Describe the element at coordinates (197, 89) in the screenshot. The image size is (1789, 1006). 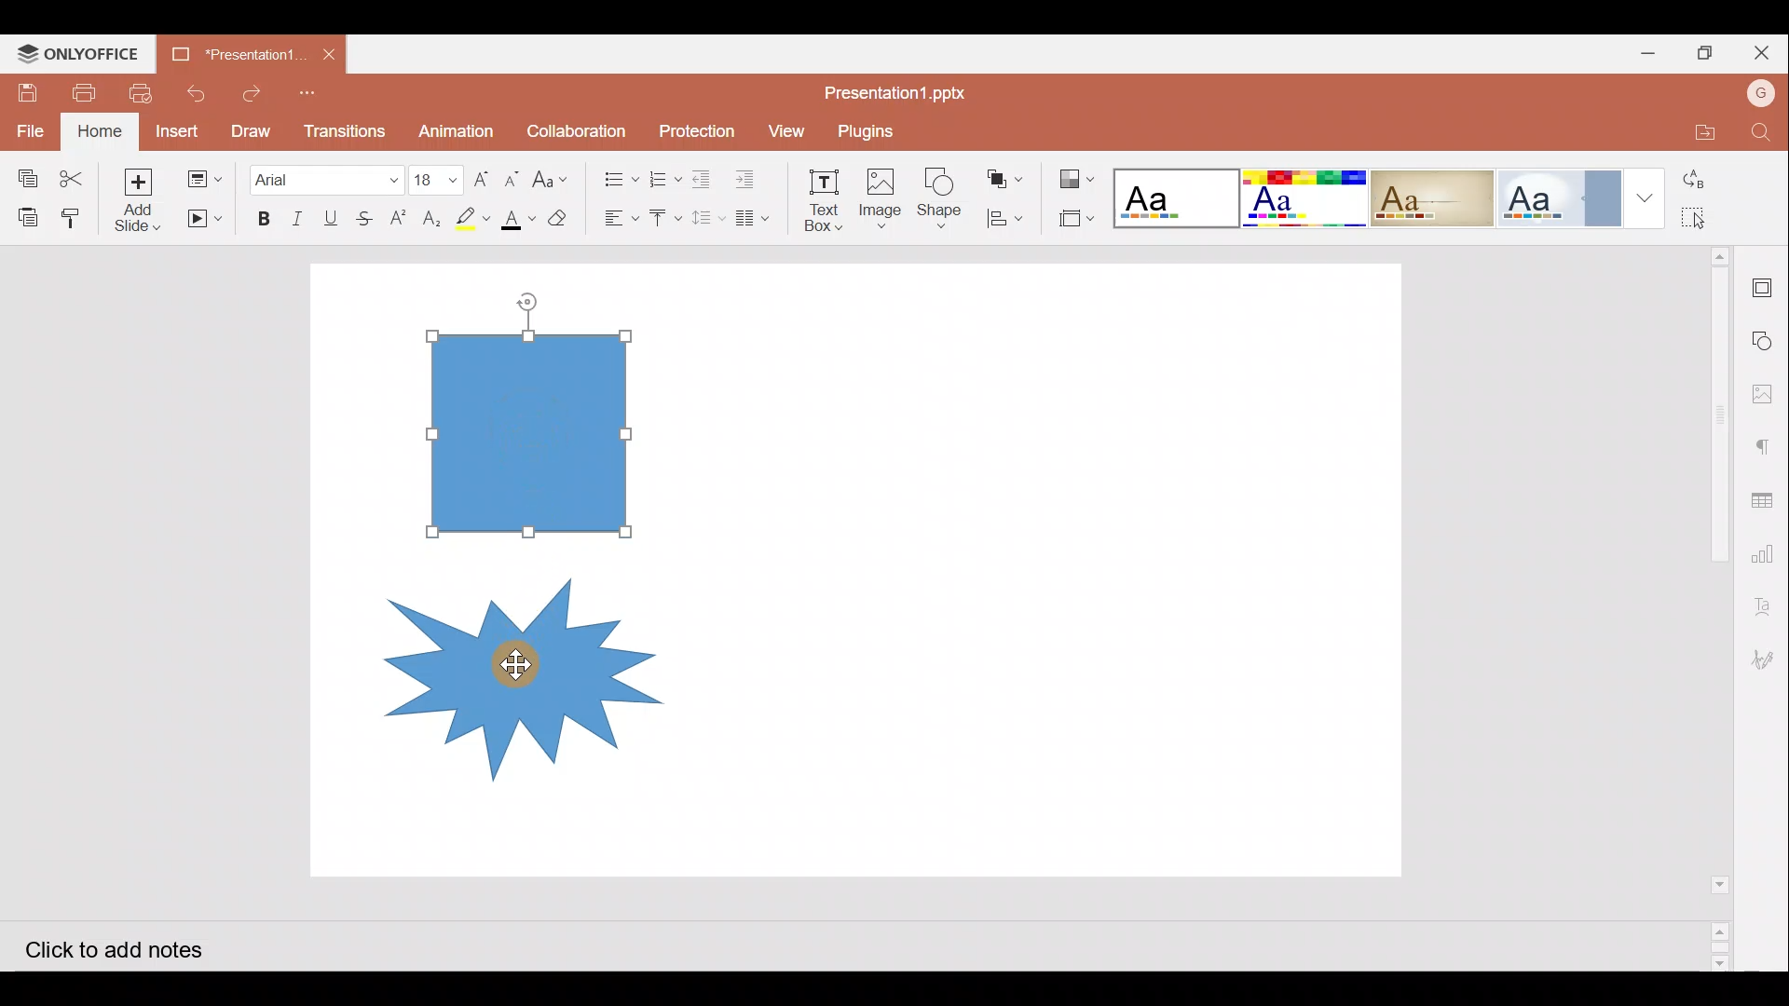
I see `Undo` at that location.